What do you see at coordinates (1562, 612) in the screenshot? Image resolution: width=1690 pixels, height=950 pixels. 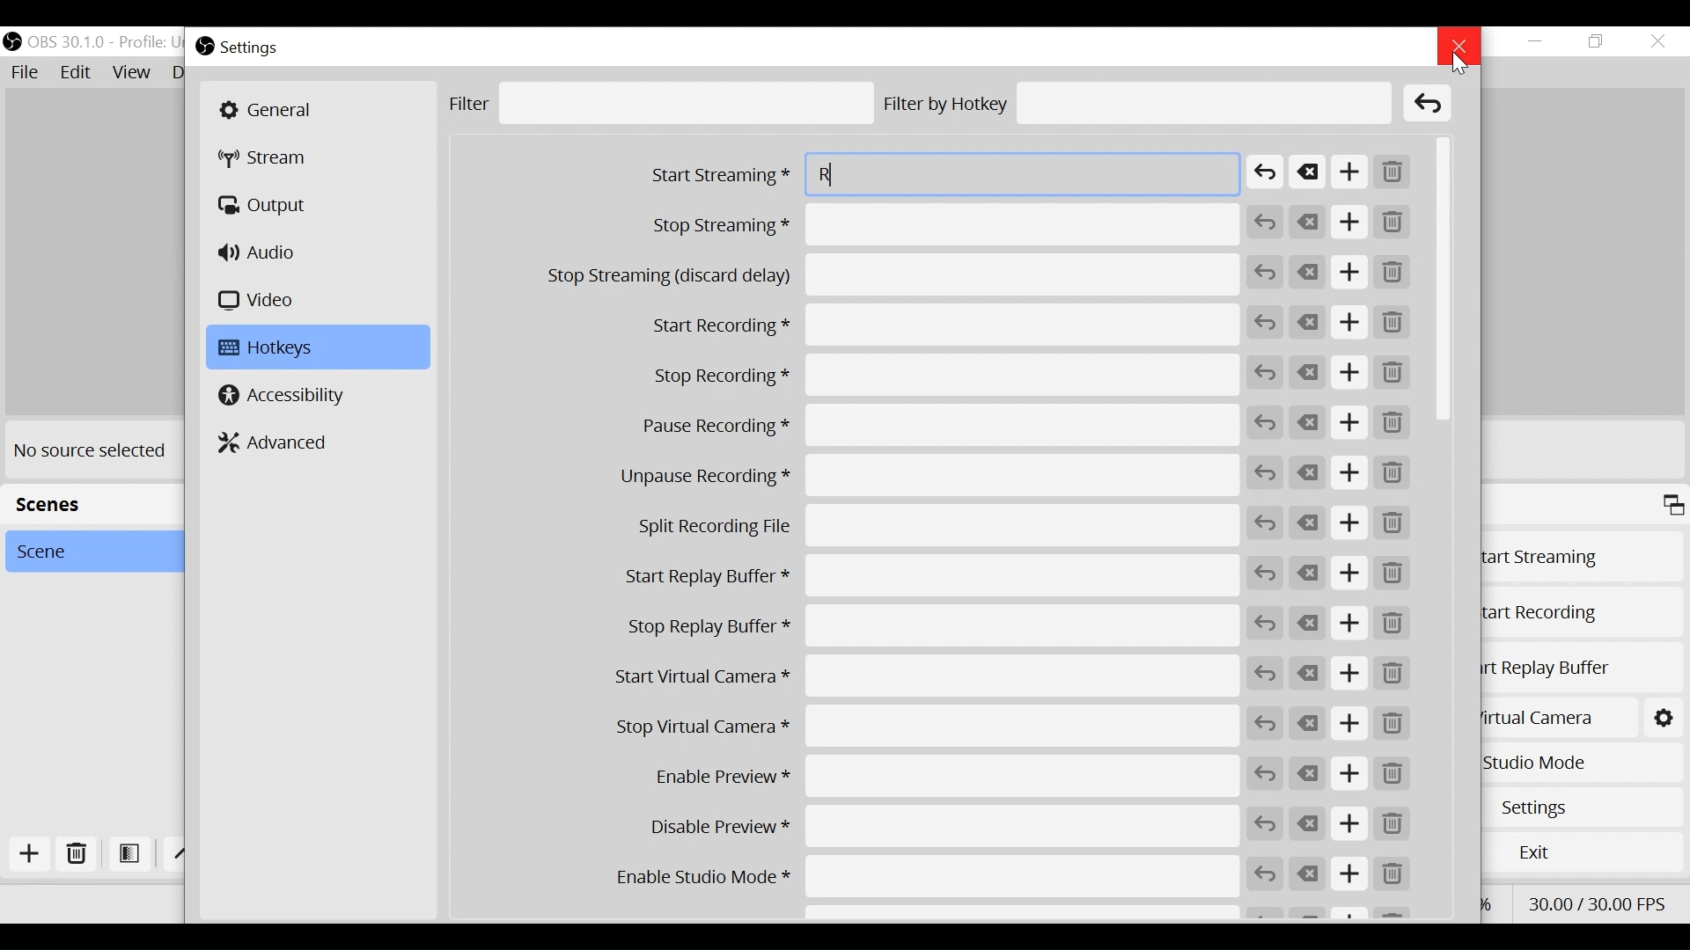 I see `Start Recording` at bounding box center [1562, 612].